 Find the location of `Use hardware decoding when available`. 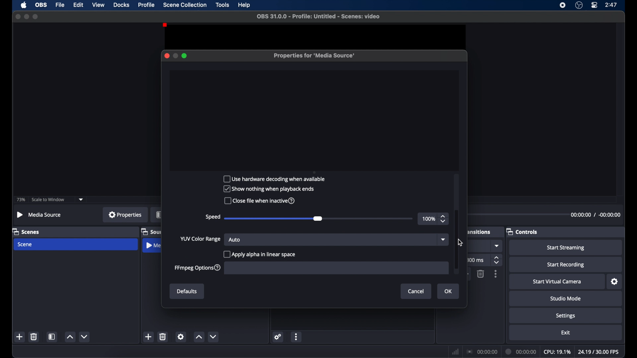

Use hardware decoding when available is located at coordinates (276, 180).